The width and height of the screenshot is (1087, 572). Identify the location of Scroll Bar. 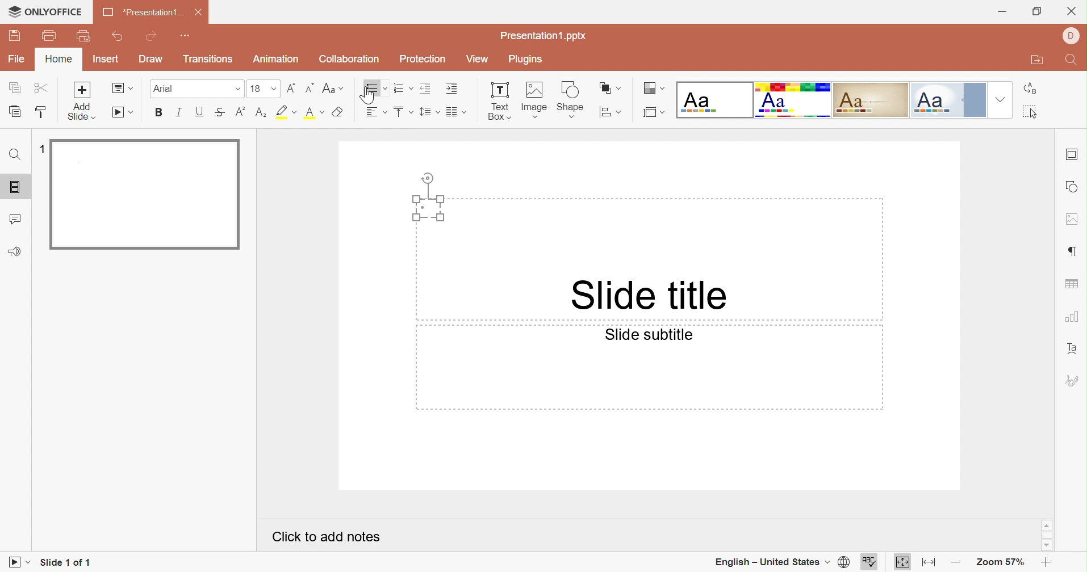
(1050, 536).